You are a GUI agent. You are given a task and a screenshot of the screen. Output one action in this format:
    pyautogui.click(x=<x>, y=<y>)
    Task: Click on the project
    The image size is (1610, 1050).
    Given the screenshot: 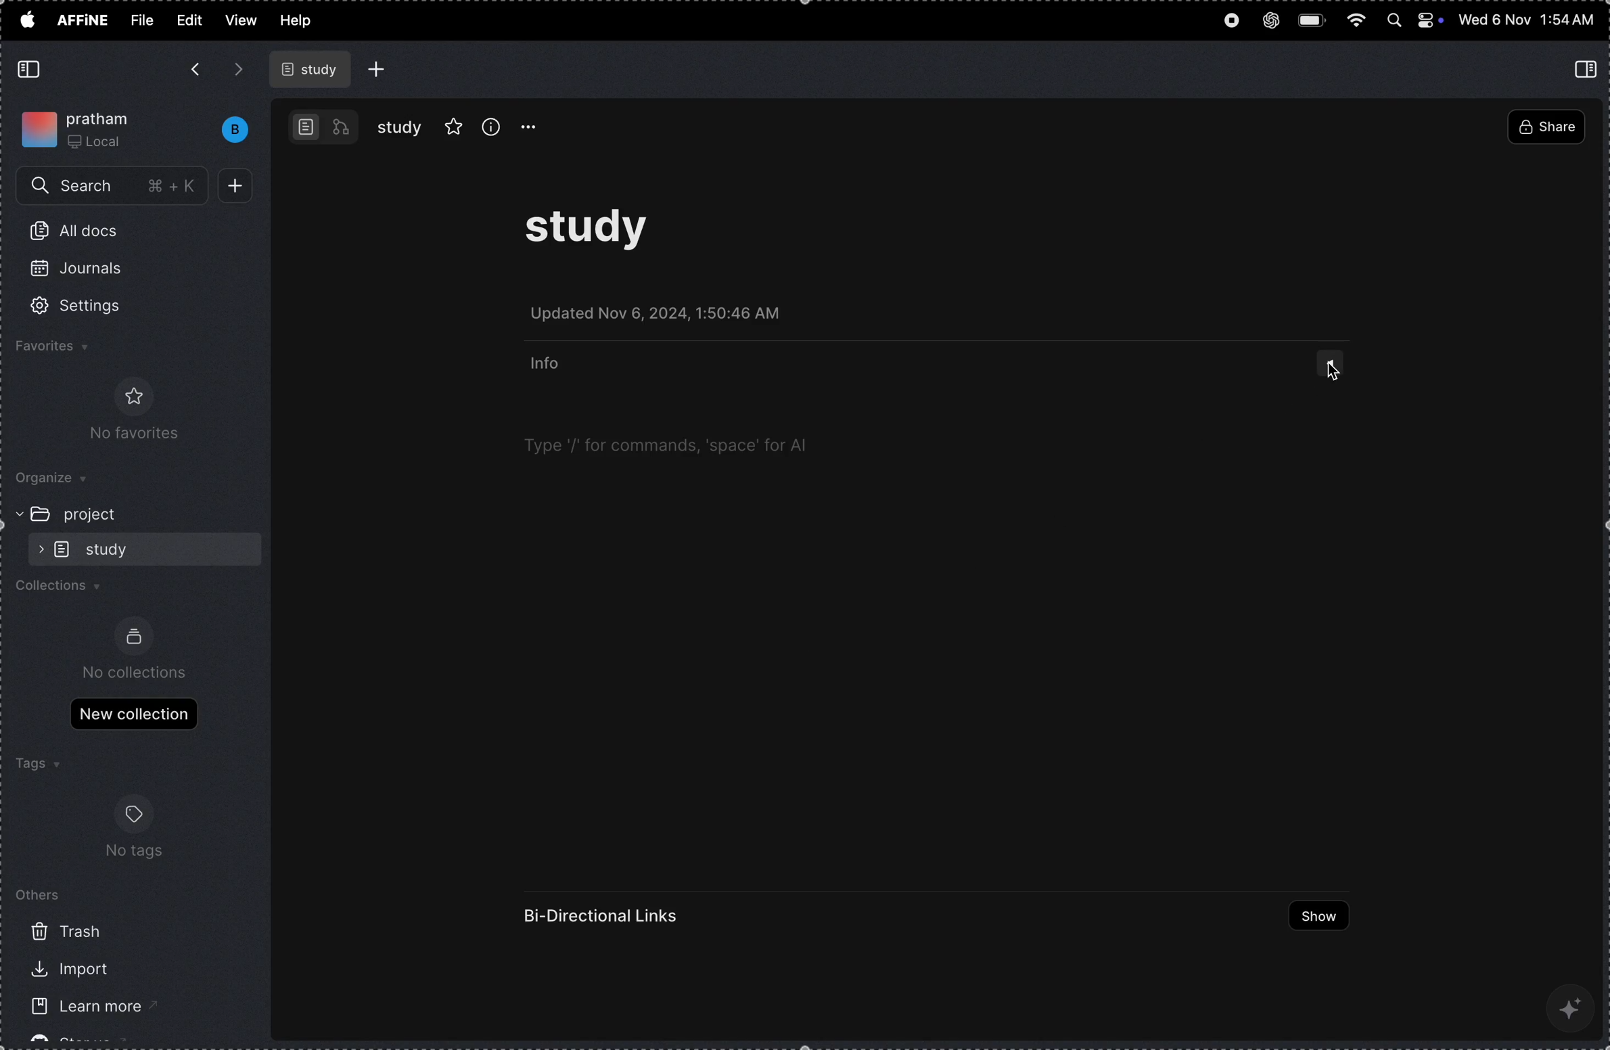 What is the action you would take?
    pyautogui.click(x=99, y=513)
    